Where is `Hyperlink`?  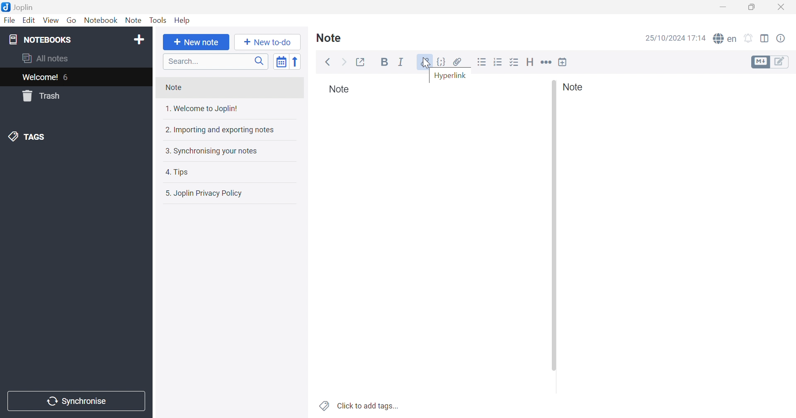
Hyperlink is located at coordinates (451, 76).